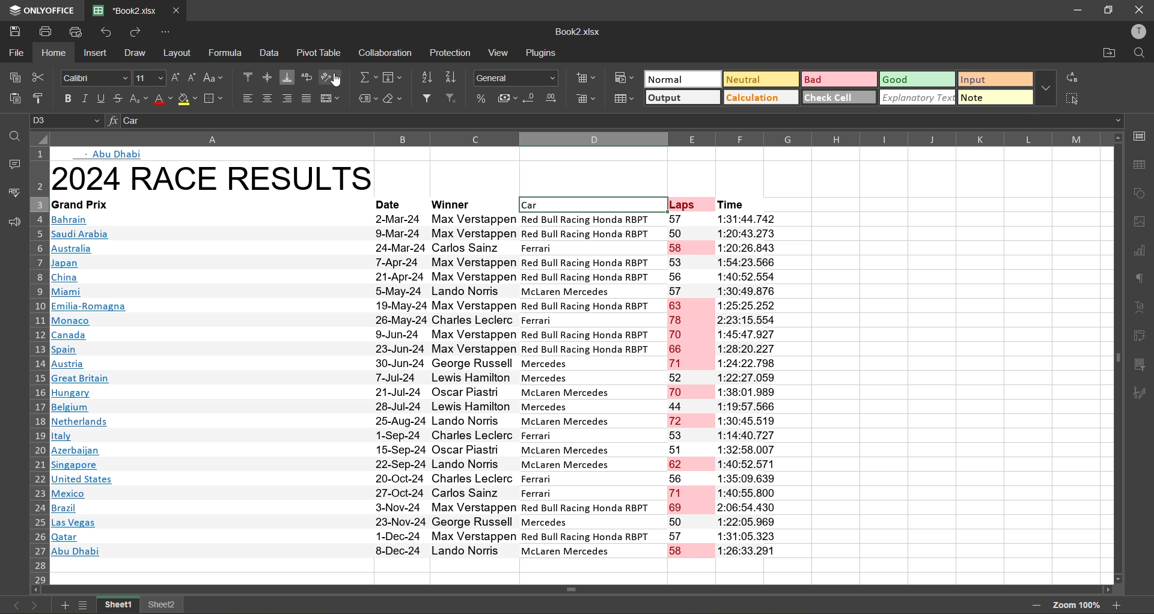  I want to click on draw, so click(137, 55).